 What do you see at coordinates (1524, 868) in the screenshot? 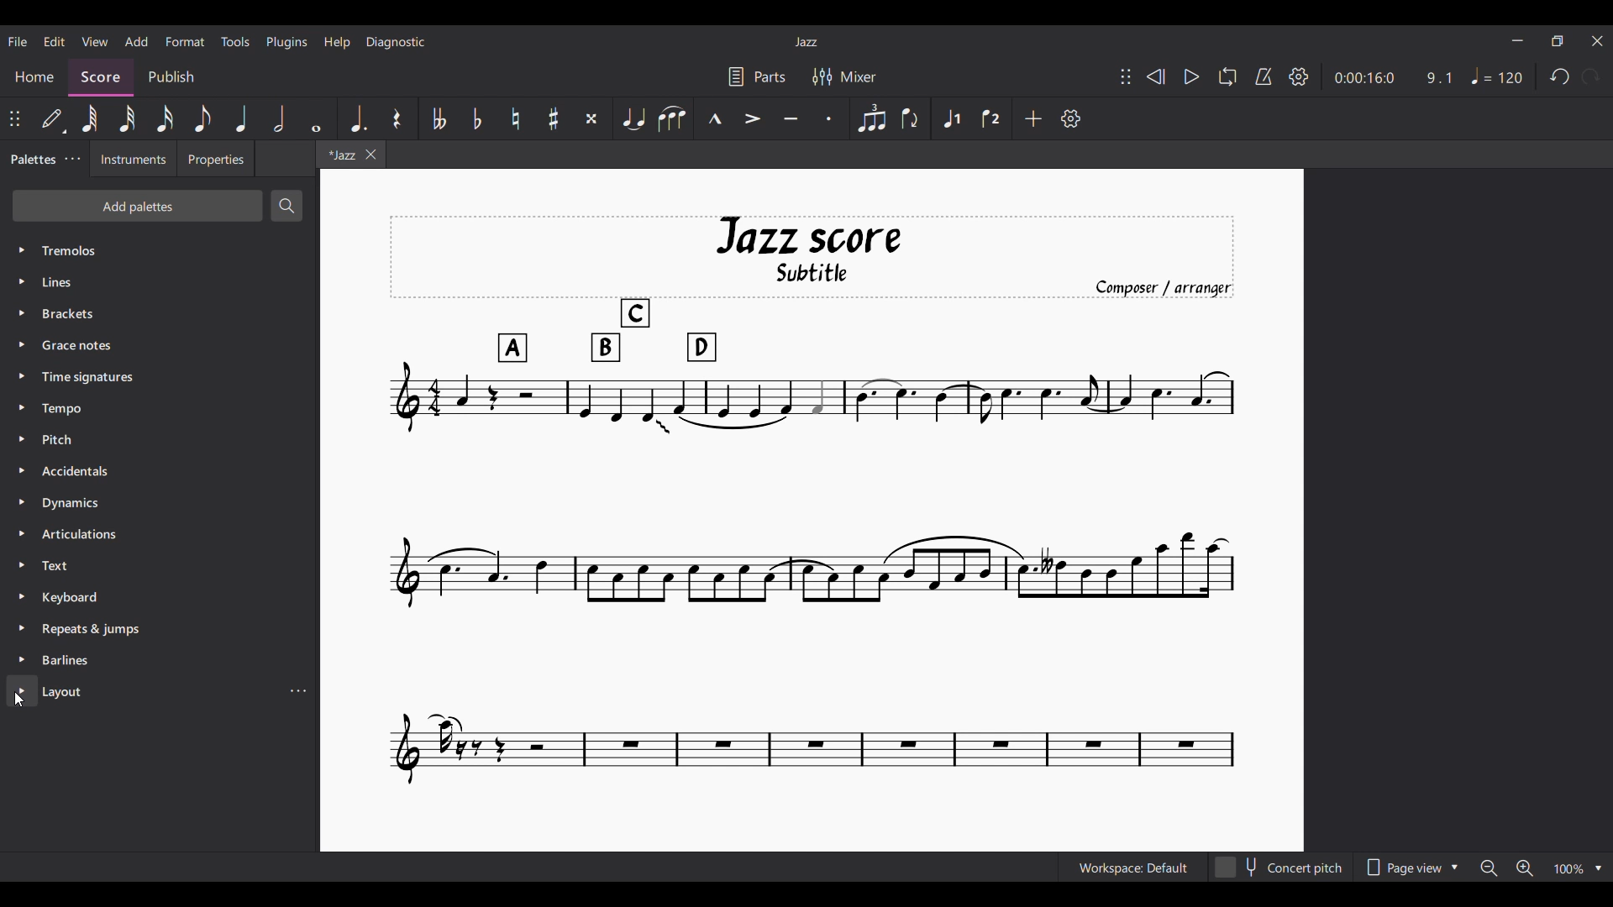
I see `Zoom in` at bounding box center [1524, 868].